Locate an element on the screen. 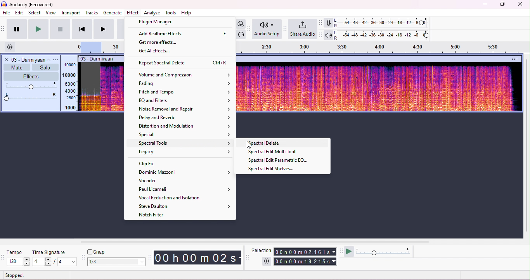 The height and width of the screenshot is (280, 530). record meter toolbar is located at coordinates (321, 22).